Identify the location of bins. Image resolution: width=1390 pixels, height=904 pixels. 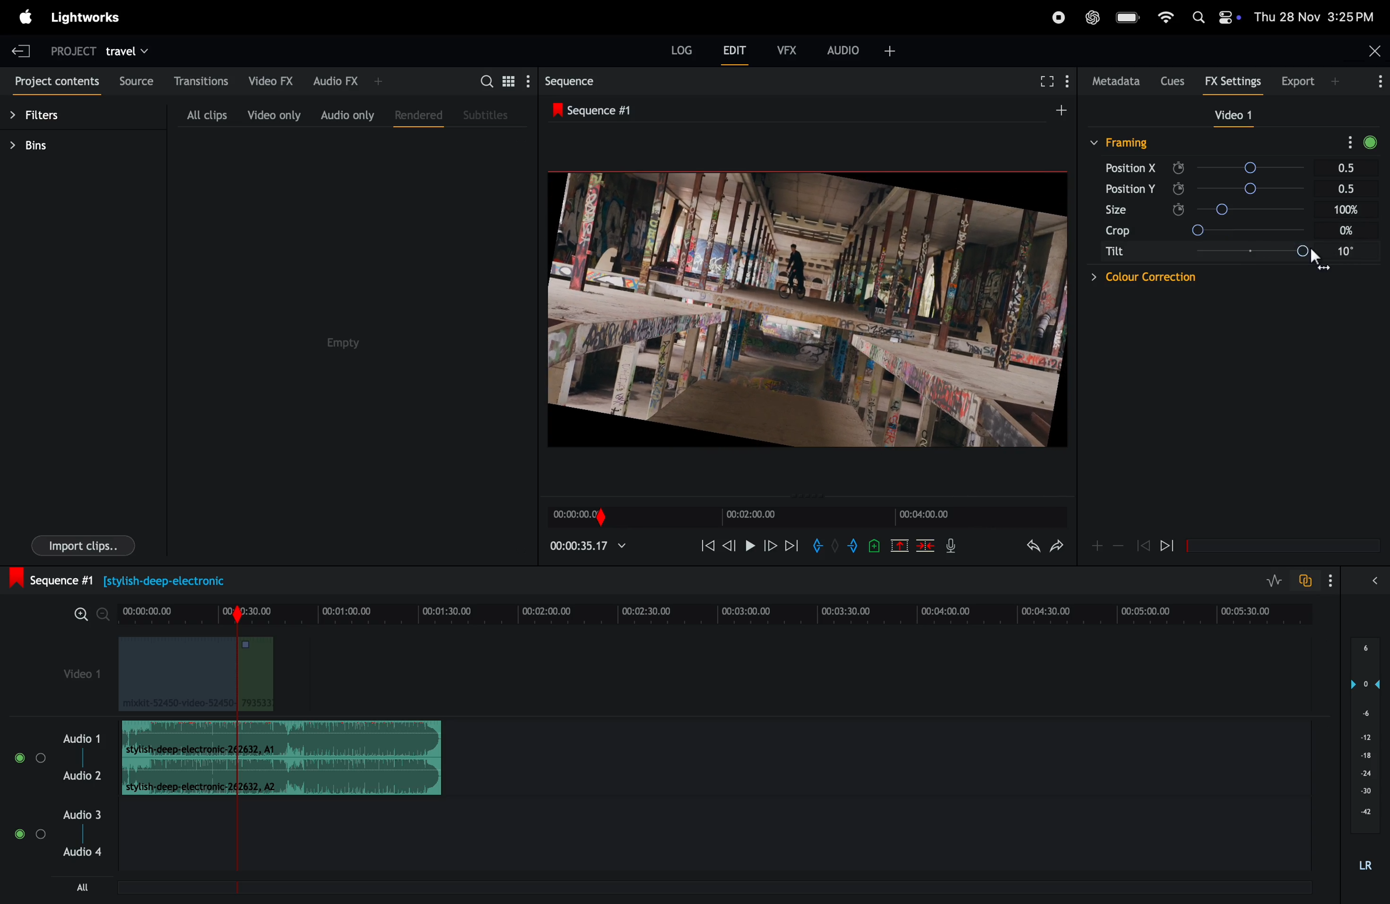
(46, 145).